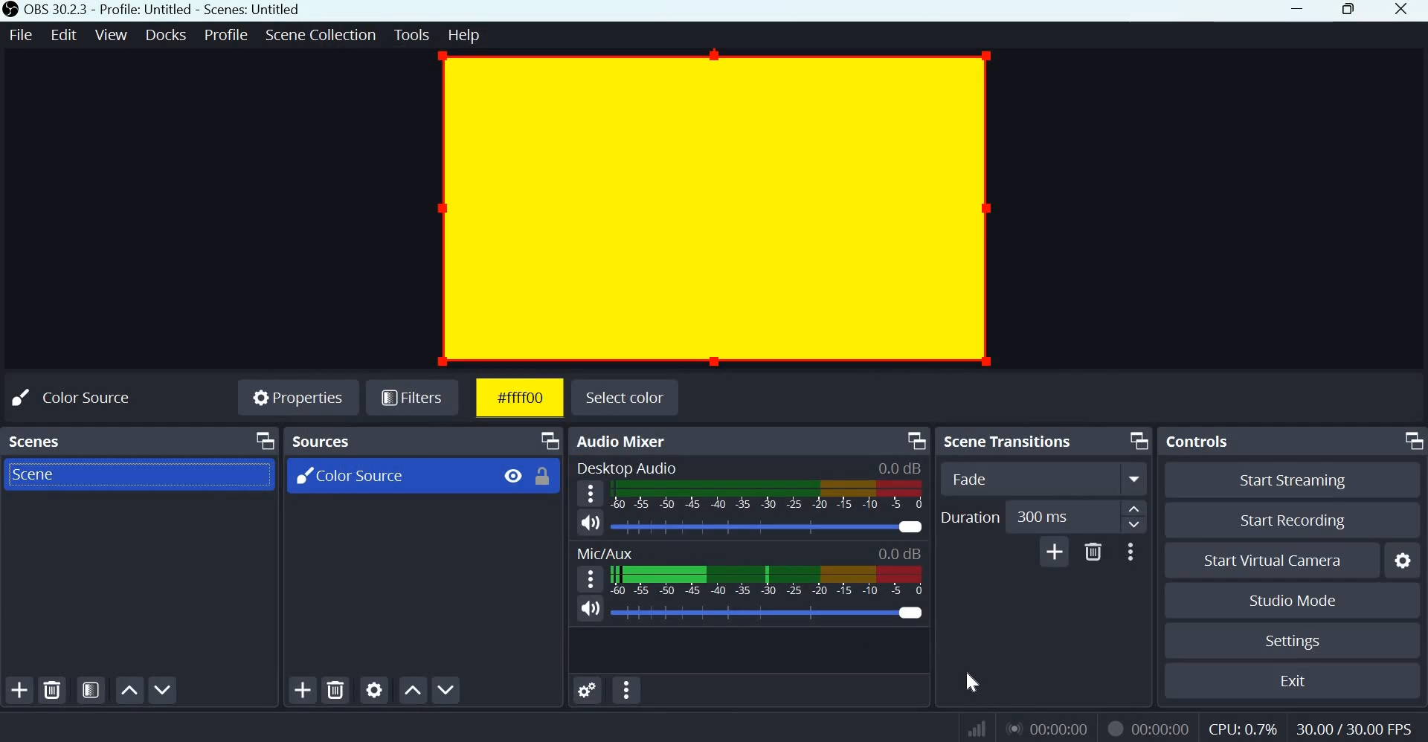  What do you see at coordinates (1273, 561) in the screenshot?
I see `Start Virual Camera` at bounding box center [1273, 561].